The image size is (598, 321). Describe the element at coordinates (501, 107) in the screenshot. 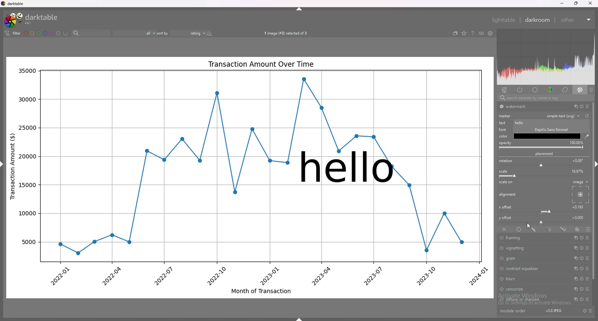

I see `switch off` at that location.